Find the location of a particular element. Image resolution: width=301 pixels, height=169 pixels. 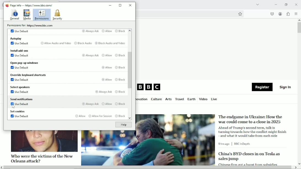

scroll down is located at coordinates (129, 119).